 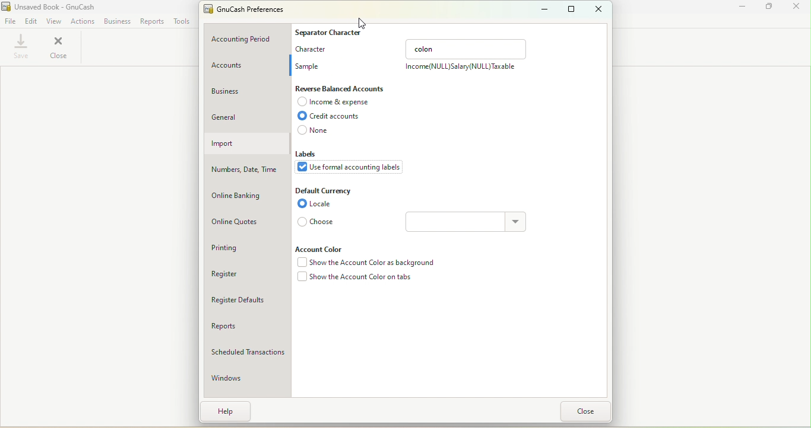 What do you see at coordinates (20, 47) in the screenshot?
I see `Save` at bounding box center [20, 47].